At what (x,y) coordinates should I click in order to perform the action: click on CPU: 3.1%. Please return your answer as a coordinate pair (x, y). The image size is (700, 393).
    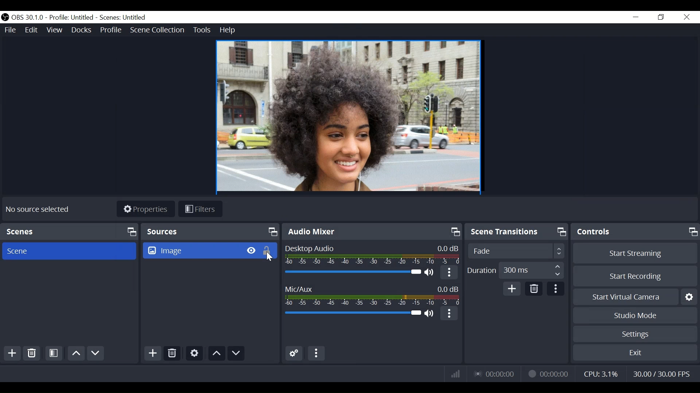
    Looking at the image, I should click on (602, 373).